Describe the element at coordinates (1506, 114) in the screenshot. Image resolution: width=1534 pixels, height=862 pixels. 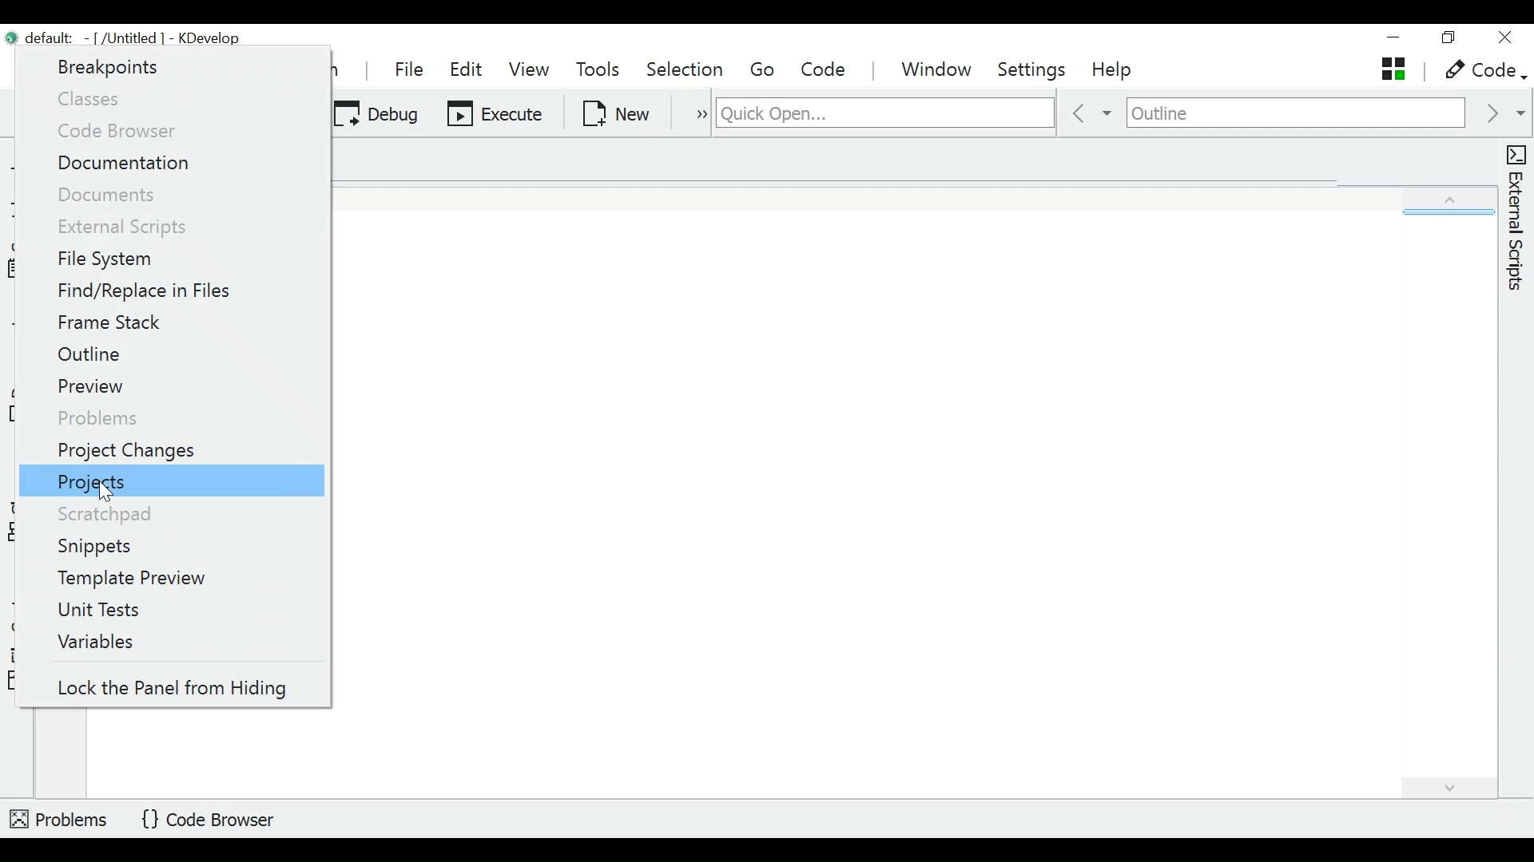
I see `next` at that location.